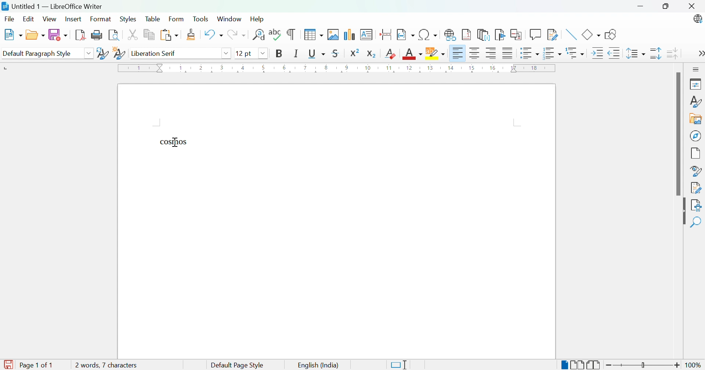 The width and height of the screenshot is (705, 370). What do you see at coordinates (50, 19) in the screenshot?
I see `View` at bounding box center [50, 19].